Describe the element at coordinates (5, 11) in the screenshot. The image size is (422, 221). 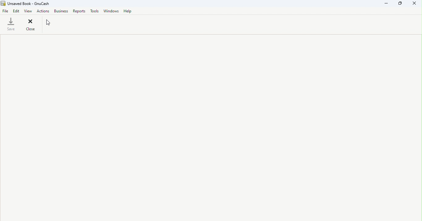
I see `file` at that location.